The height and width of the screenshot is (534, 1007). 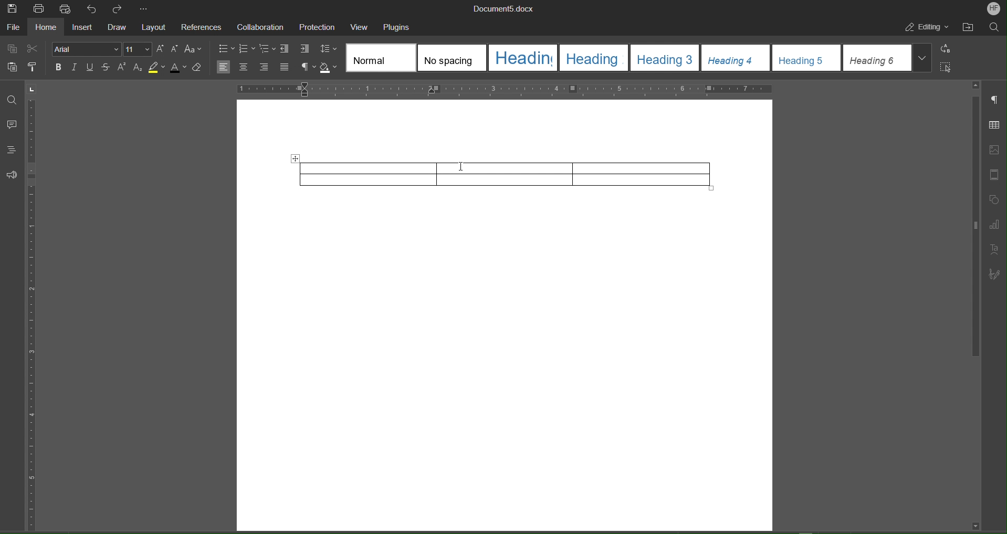 What do you see at coordinates (35, 68) in the screenshot?
I see `Copy Style` at bounding box center [35, 68].